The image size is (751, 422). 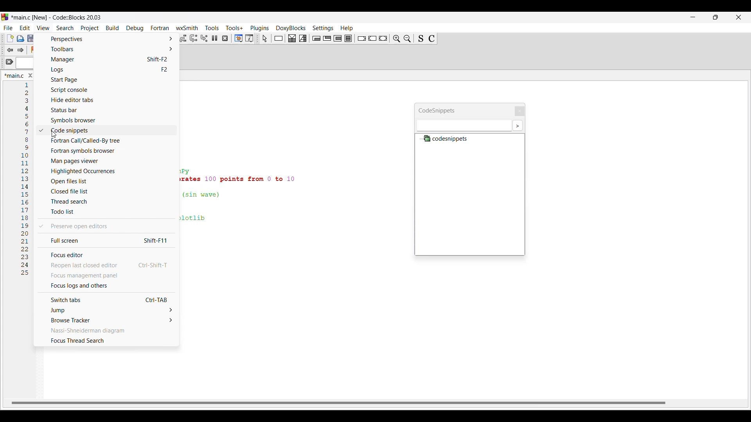 What do you see at coordinates (316, 38) in the screenshot?
I see `Entry condition loop` at bounding box center [316, 38].